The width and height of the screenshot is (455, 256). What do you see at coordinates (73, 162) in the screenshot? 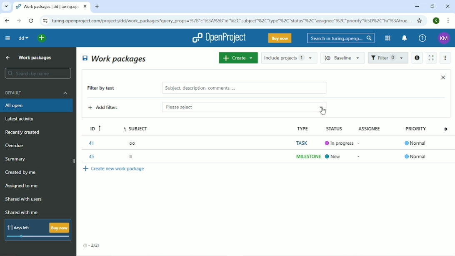
I see `close side bar` at bounding box center [73, 162].